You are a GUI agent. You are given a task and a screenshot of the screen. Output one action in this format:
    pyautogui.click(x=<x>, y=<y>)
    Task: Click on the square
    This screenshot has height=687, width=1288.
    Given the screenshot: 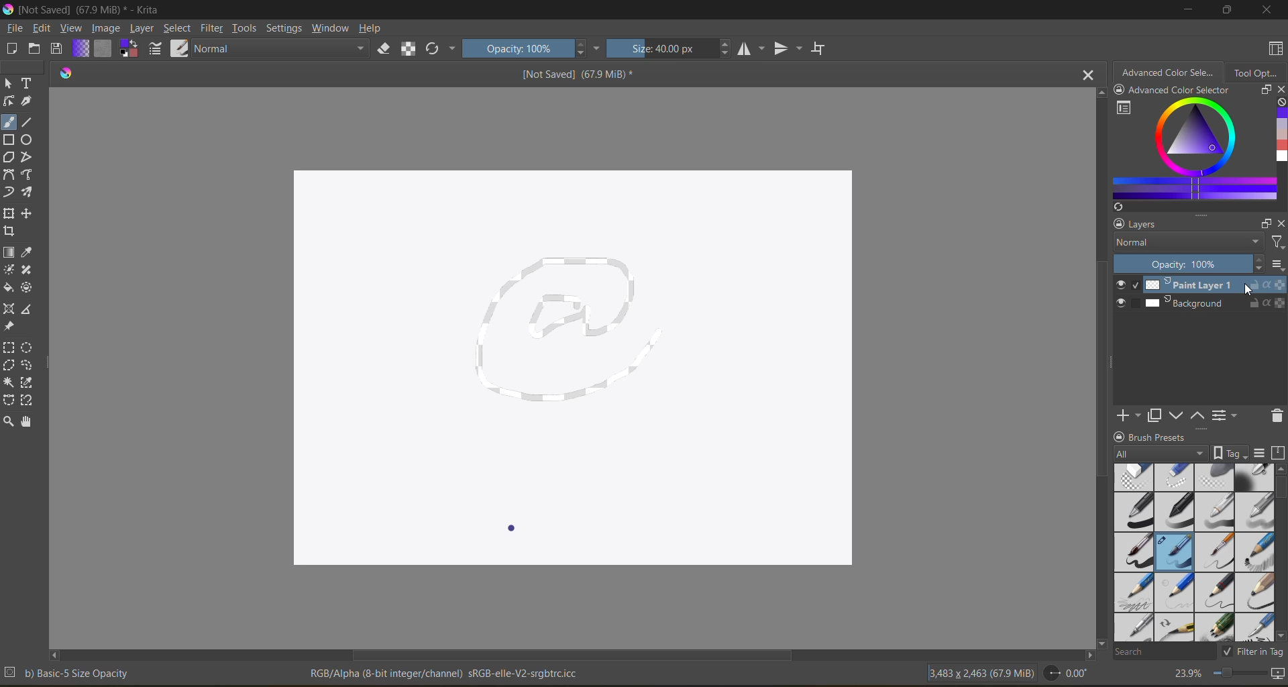 What is the action you would take?
    pyautogui.click(x=8, y=140)
    